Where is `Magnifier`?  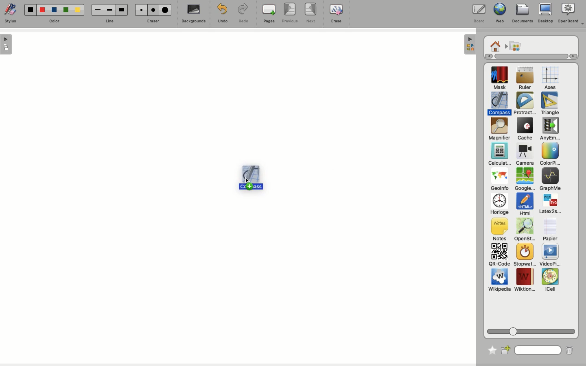 Magnifier is located at coordinates (499, 129).